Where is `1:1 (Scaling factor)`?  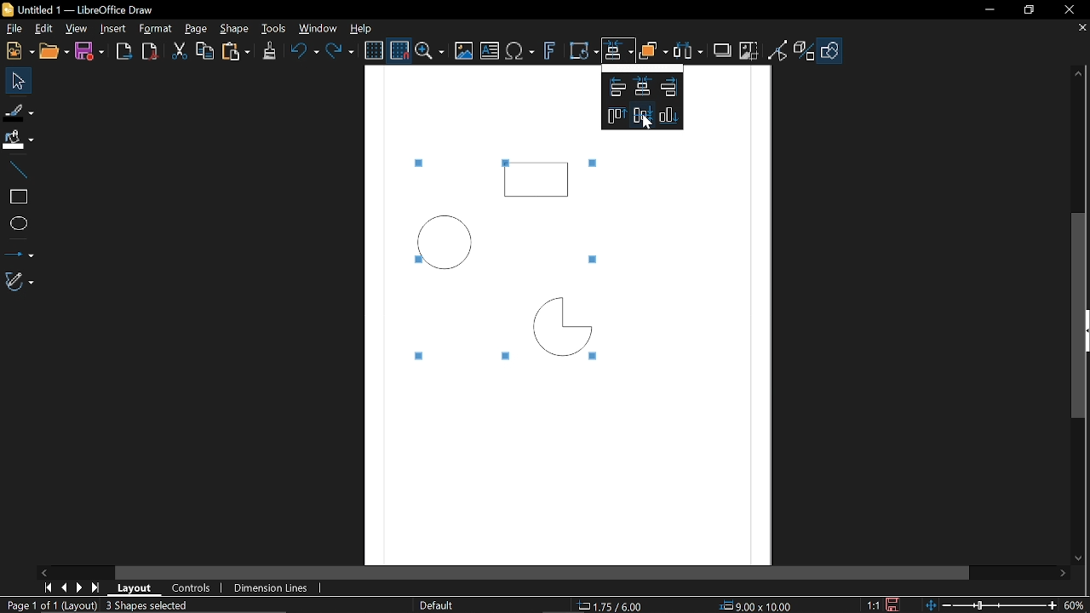
1:1 (Scaling factor) is located at coordinates (874, 604).